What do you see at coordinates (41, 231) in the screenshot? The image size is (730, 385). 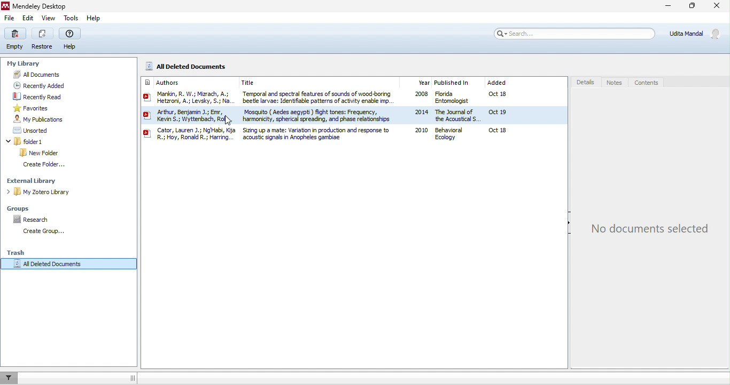 I see `create group` at bounding box center [41, 231].